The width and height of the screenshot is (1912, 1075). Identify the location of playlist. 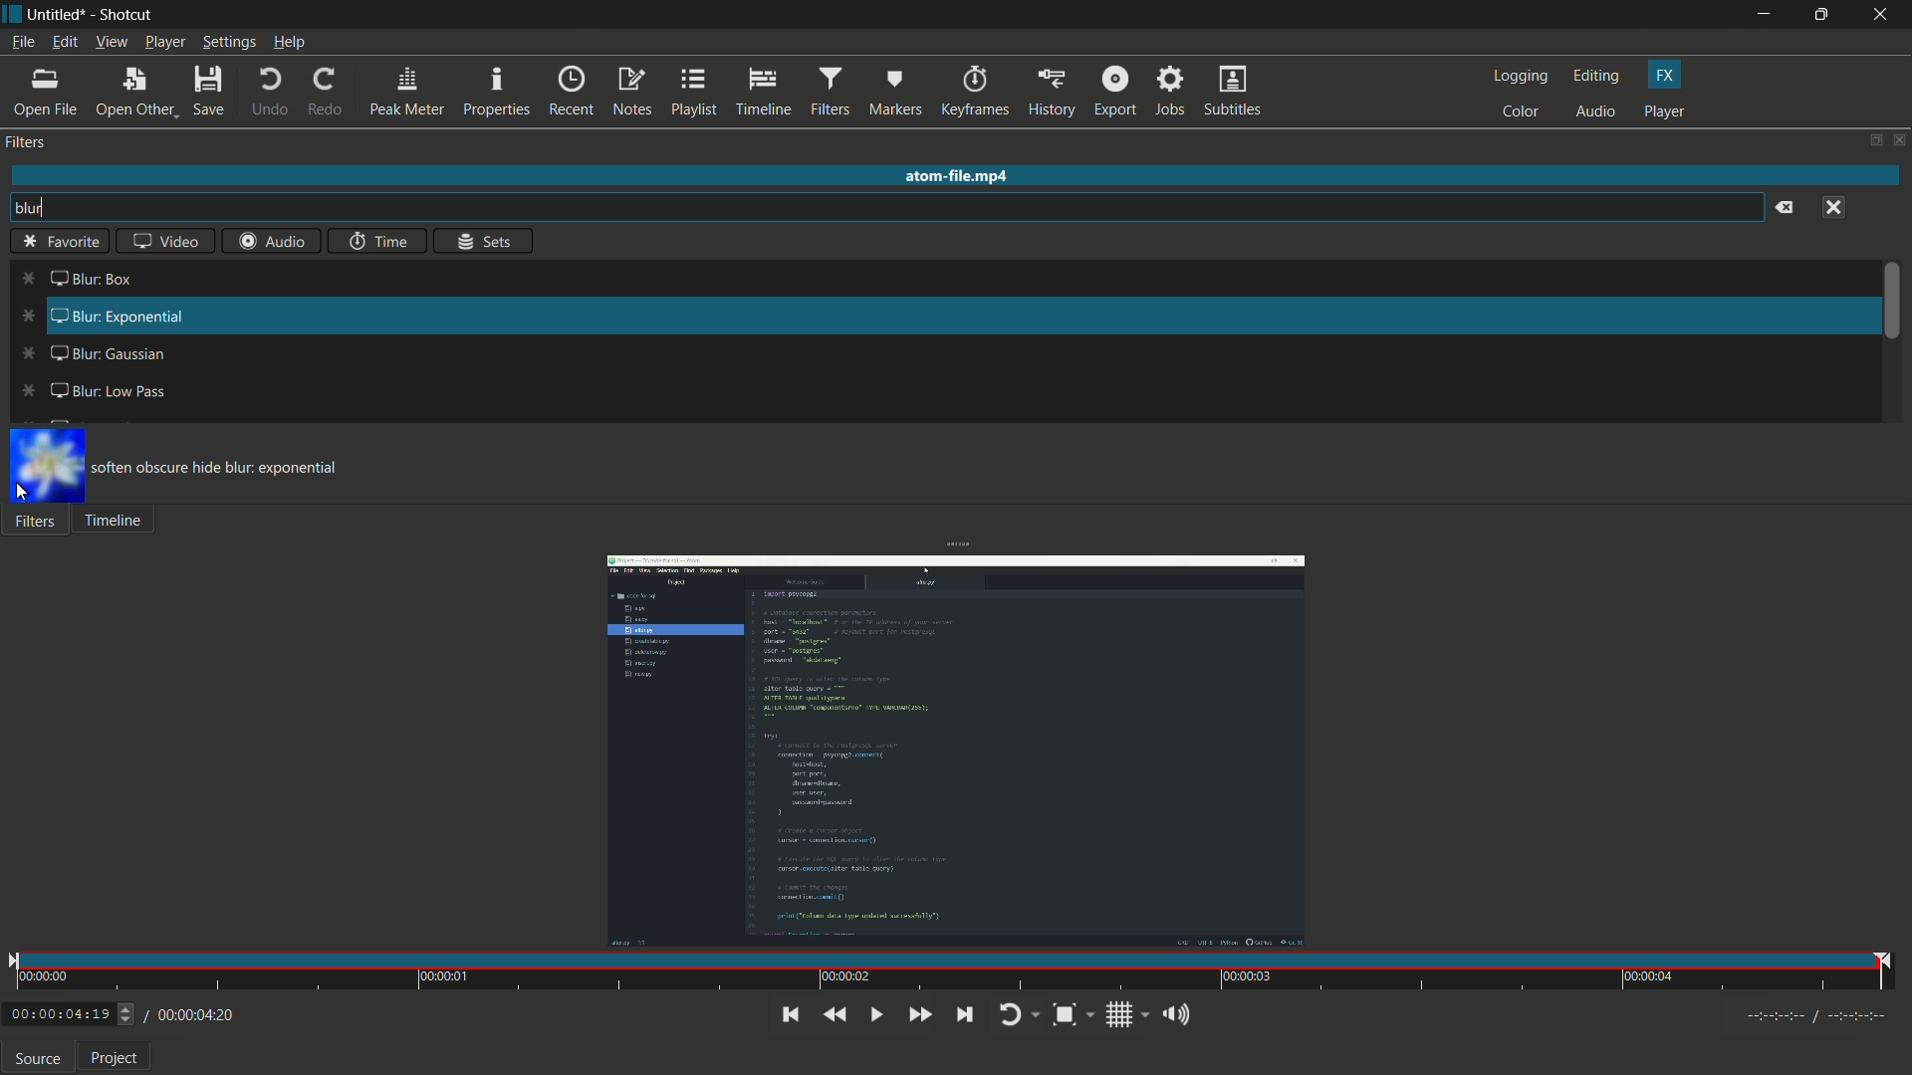
(692, 91).